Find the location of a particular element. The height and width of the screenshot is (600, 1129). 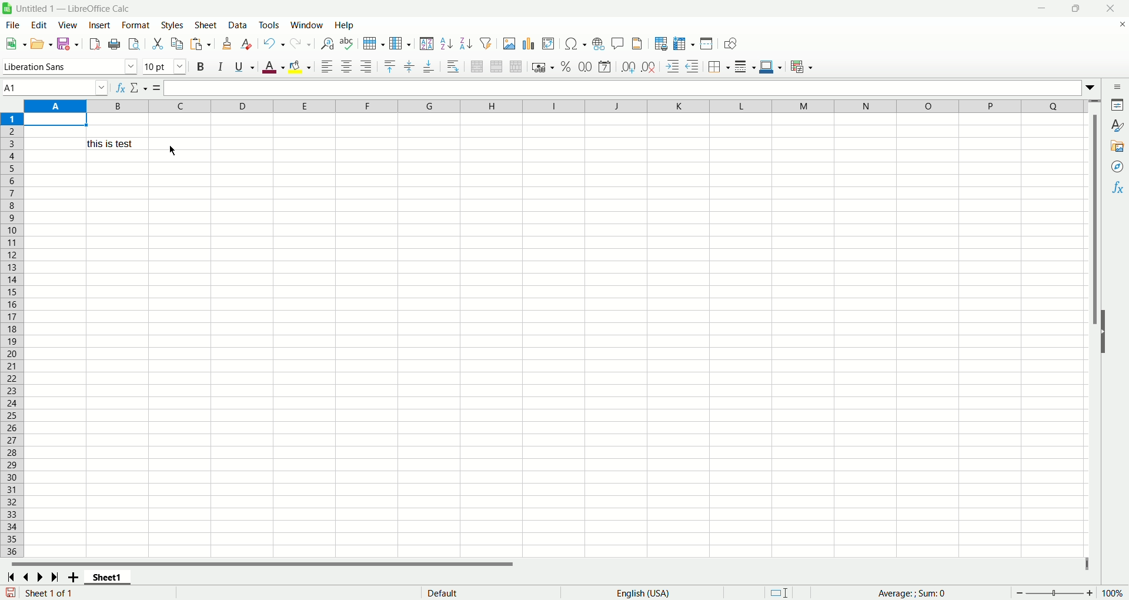

document name is located at coordinates (122, 9).